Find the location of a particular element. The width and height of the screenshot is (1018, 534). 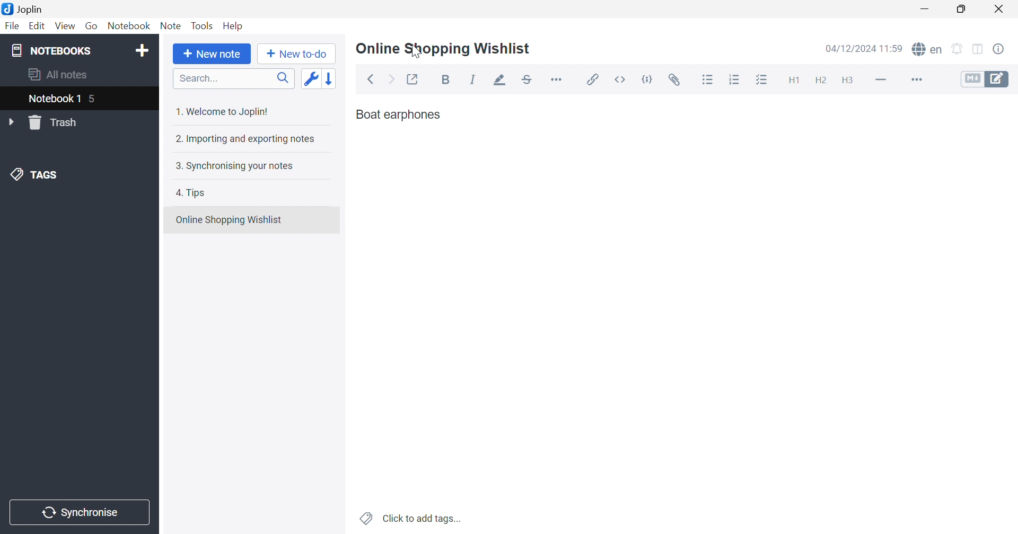

Reverse sort order is located at coordinates (330, 78).